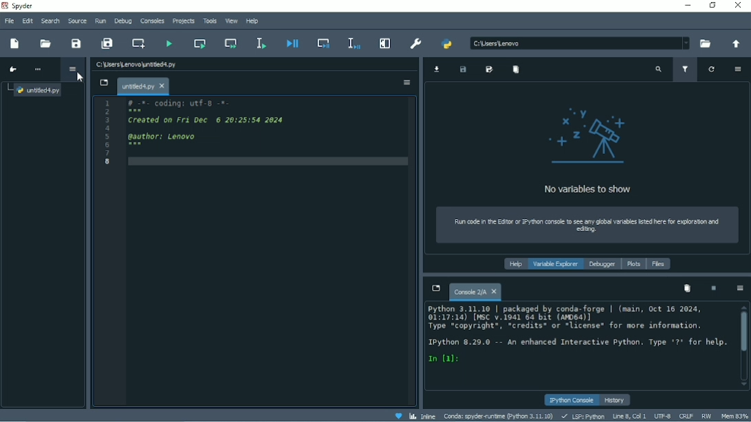 The height and width of the screenshot is (422, 751). What do you see at coordinates (578, 337) in the screenshot?
I see `Python 3.11.10 | packaged by conda-forge | (main, Oct 16 2024,
01:17:14) (WSC v.1941 64 bat (WD64)]

Type “copyright®., “credits* or *license® for wore information.
Ipython 8.29.0 —- An enhanced Interactive Python. Type *7* for help.
In (a):` at bounding box center [578, 337].